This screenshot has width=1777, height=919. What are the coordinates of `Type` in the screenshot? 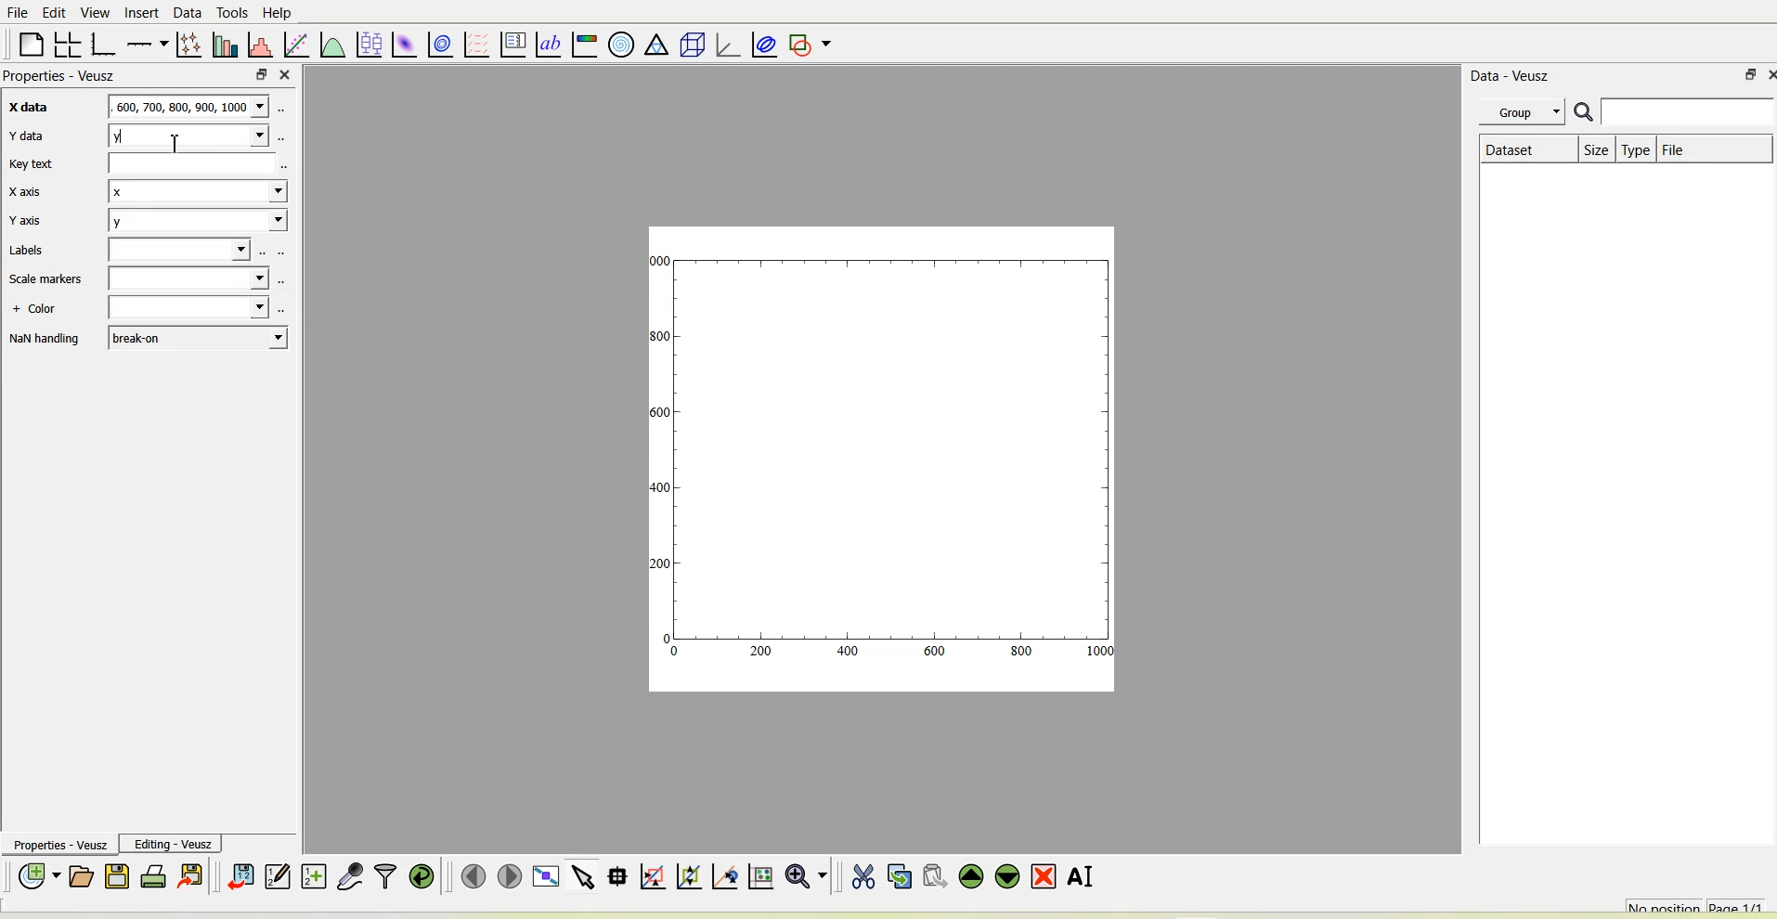 It's located at (1636, 149).